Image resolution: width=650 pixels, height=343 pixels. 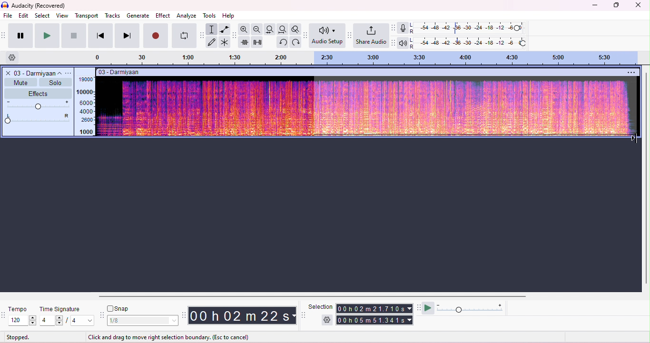 I want to click on generate, so click(x=138, y=15).